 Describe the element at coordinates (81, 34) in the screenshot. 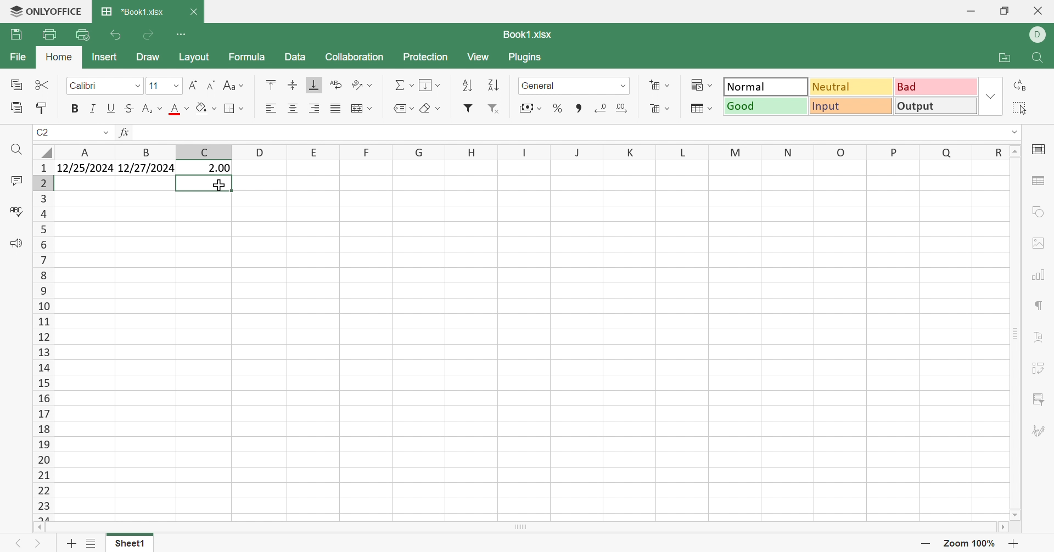

I see `Quick Print` at that location.